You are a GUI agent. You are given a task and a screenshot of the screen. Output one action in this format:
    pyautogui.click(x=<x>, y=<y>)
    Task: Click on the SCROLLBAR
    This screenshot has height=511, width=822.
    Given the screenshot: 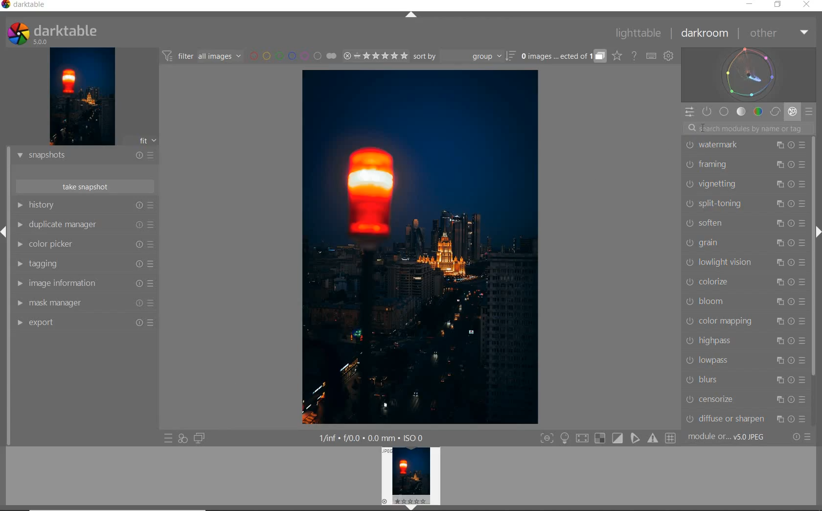 What is the action you would take?
    pyautogui.click(x=814, y=257)
    